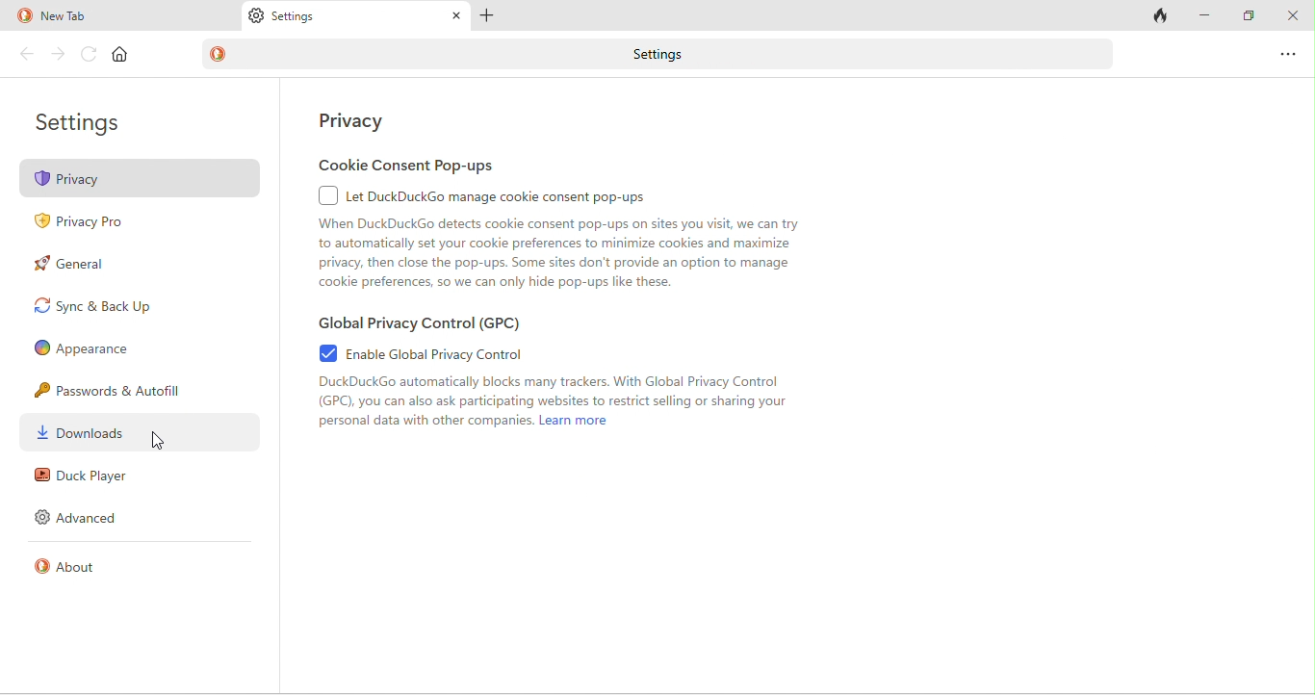 The image size is (1315, 695). What do you see at coordinates (372, 122) in the screenshot?
I see `privacy` at bounding box center [372, 122].